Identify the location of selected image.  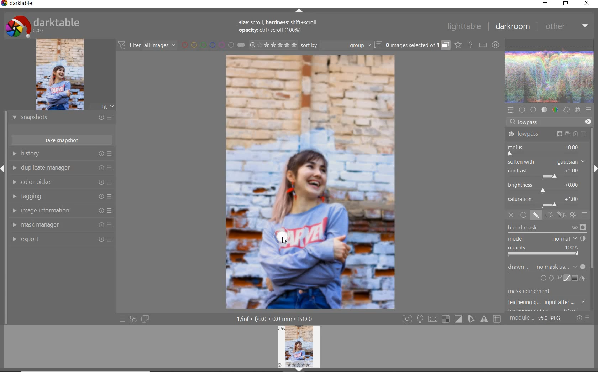
(311, 183).